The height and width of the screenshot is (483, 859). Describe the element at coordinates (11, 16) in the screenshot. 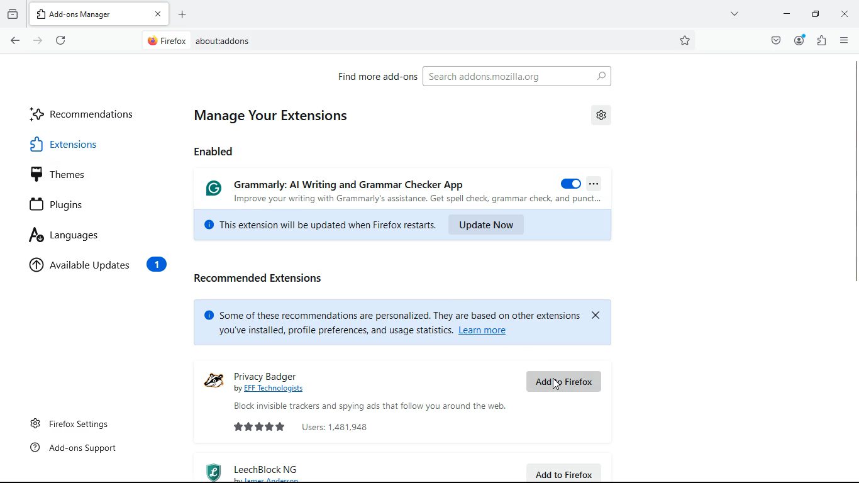

I see `archive` at that location.